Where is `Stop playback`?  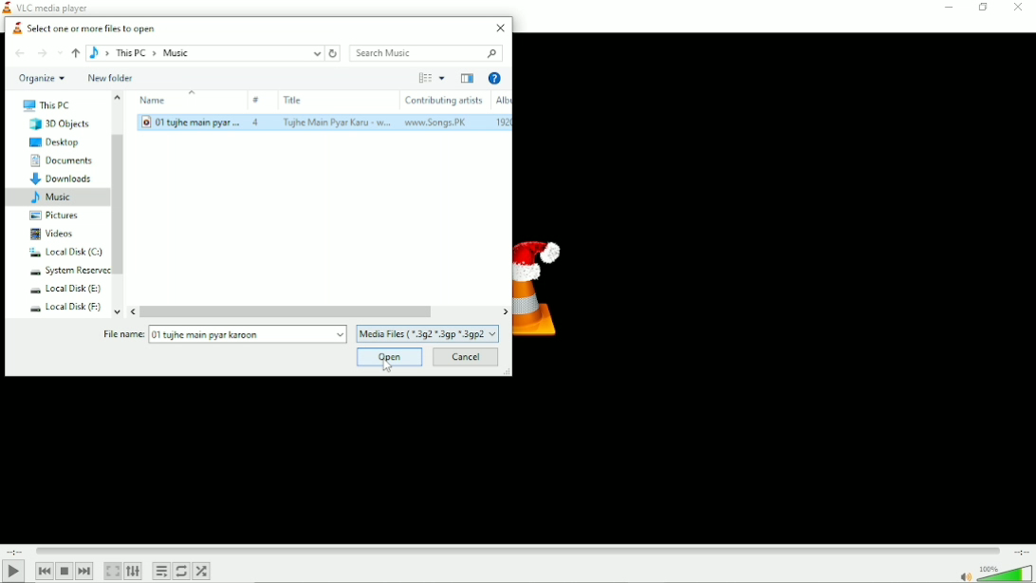 Stop playback is located at coordinates (65, 571).